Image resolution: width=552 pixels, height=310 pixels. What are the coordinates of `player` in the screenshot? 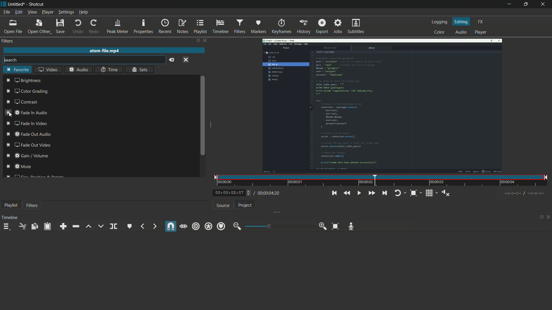 It's located at (480, 33).